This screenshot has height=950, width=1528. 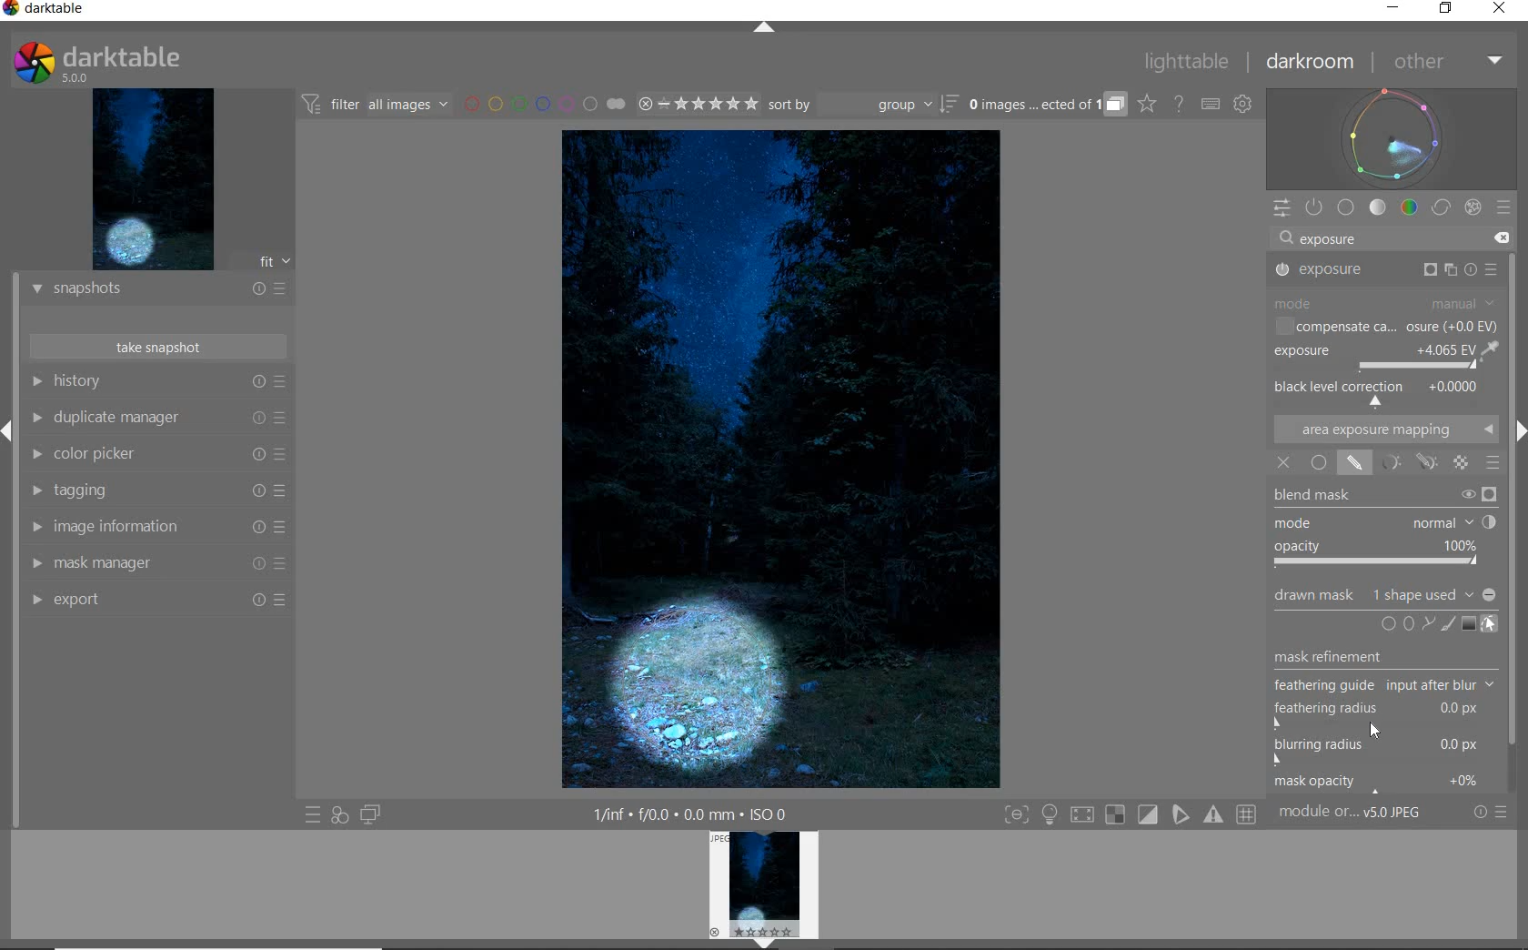 I want to click on HISTORY, so click(x=155, y=381).